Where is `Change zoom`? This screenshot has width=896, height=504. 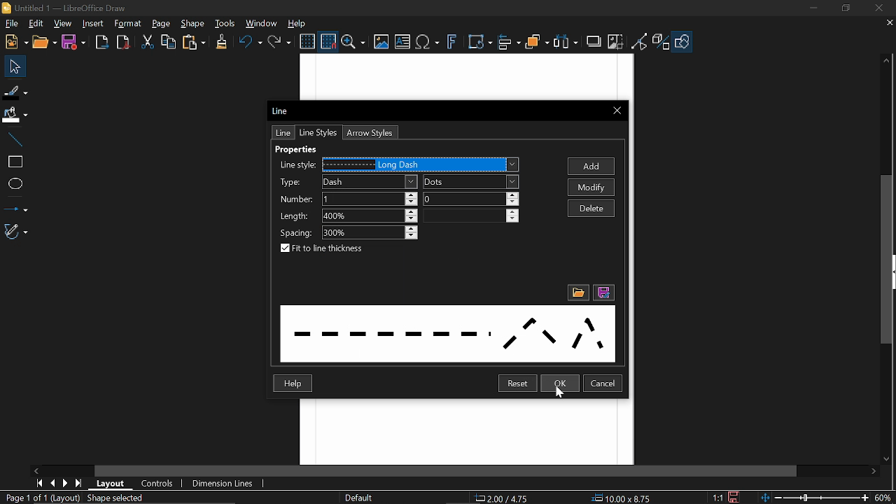
Change zoom is located at coordinates (811, 498).